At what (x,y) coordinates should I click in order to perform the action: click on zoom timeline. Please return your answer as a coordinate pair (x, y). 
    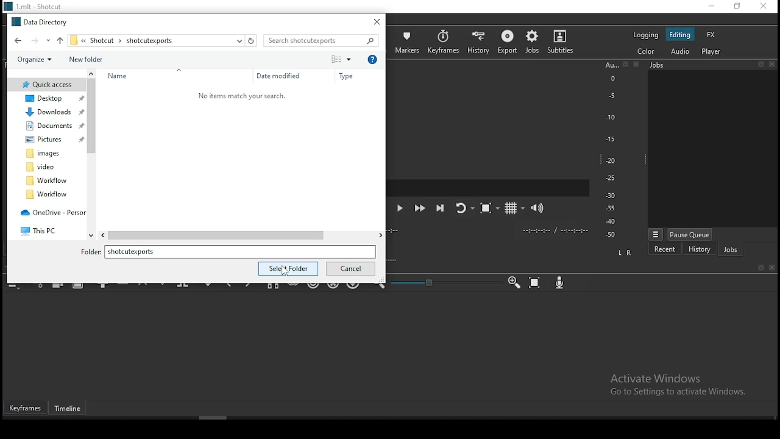
    Looking at the image, I should click on (514, 282).